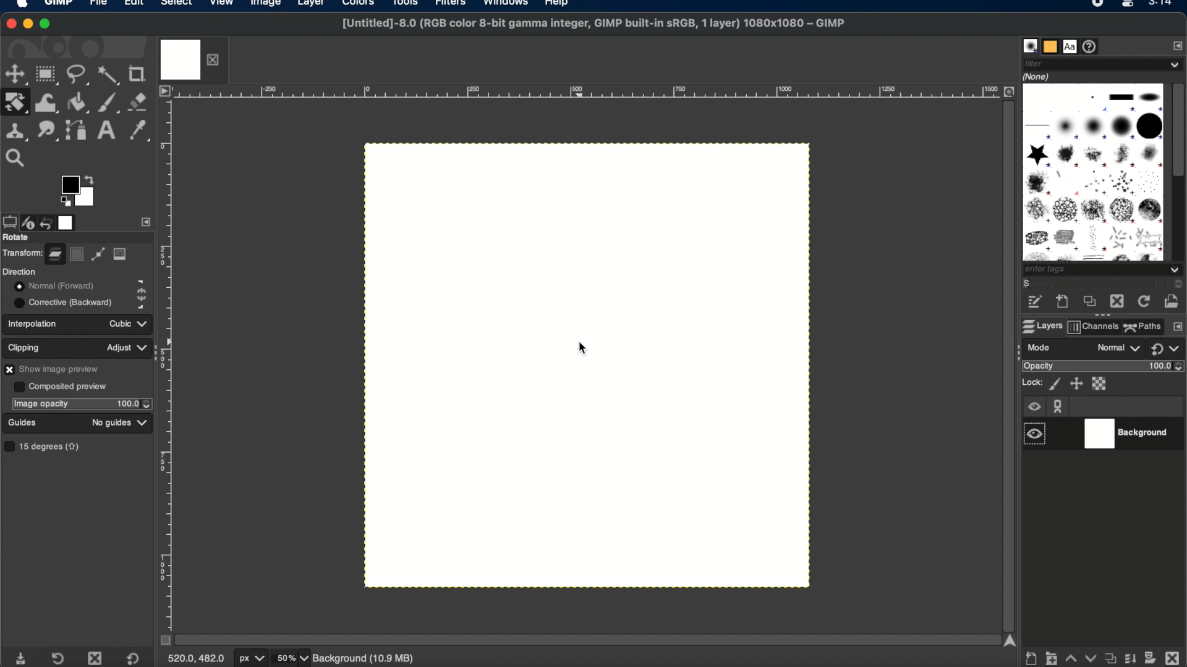  Describe the element at coordinates (591, 27) in the screenshot. I see `[Untitled]-8.0 (RGB color 8-bit gamma integer, GIMP built-in sRGB, 1 layer) 1080x1080 - GIMP` at that location.